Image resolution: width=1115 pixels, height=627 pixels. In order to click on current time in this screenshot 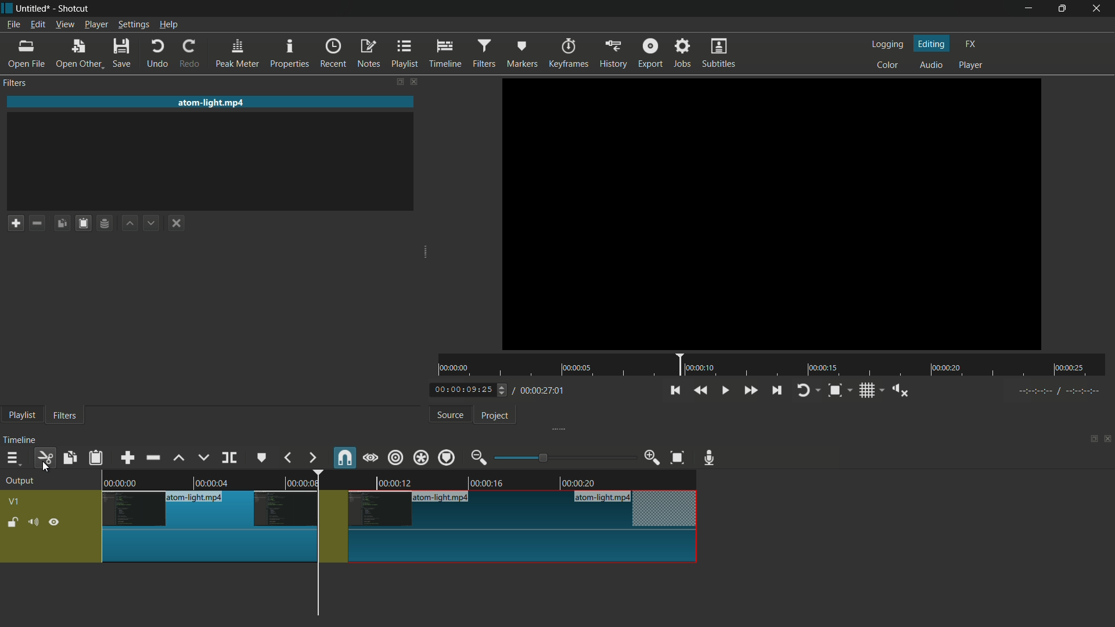, I will do `click(467, 390)`.